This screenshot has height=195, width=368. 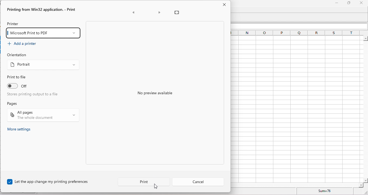 What do you see at coordinates (12, 86) in the screenshot?
I see `toggle on/off` at bounding box center [12, 86].